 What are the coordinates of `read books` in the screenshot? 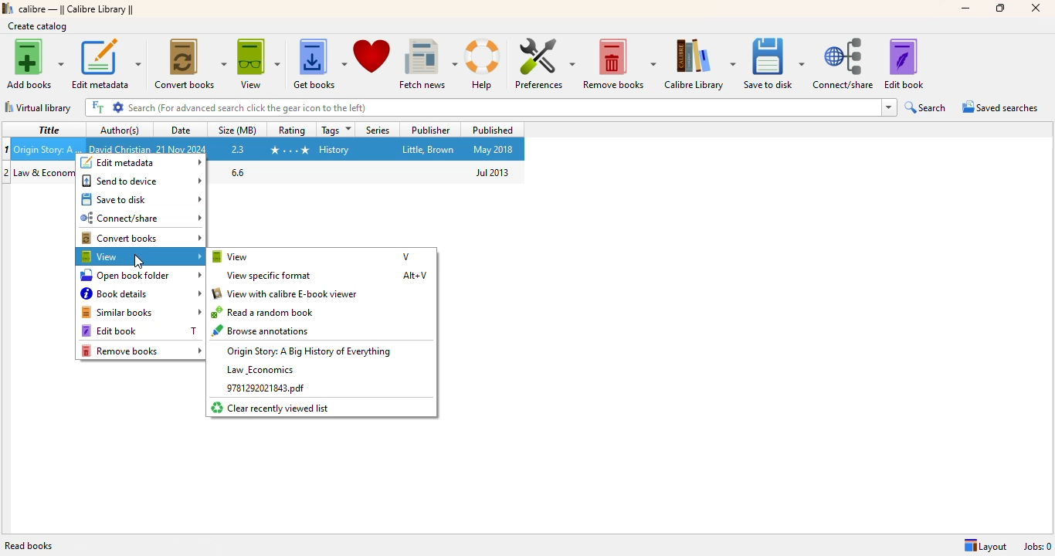 It's located at (29, 546).